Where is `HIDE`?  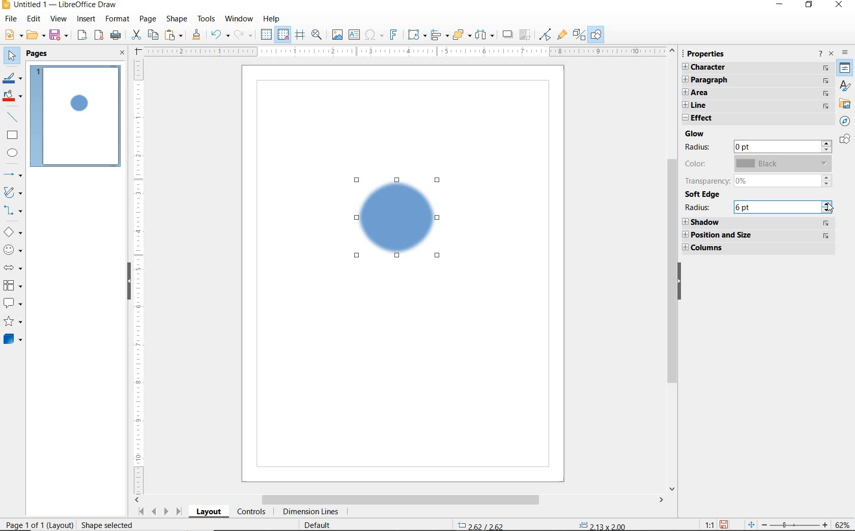
HIDE is located at coordinates (685, 281).